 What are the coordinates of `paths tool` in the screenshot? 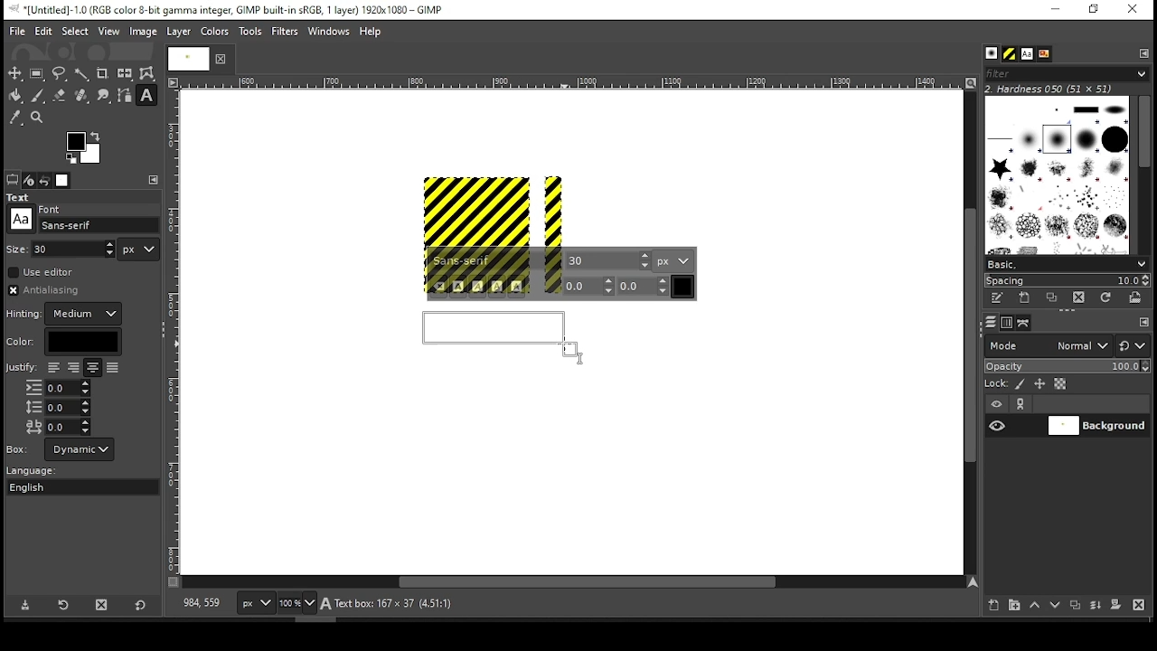 It's located at (126, 97).